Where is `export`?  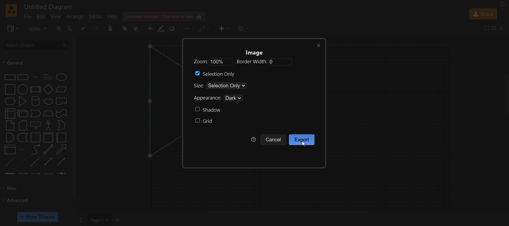 export is located at coordinates (302, 140).